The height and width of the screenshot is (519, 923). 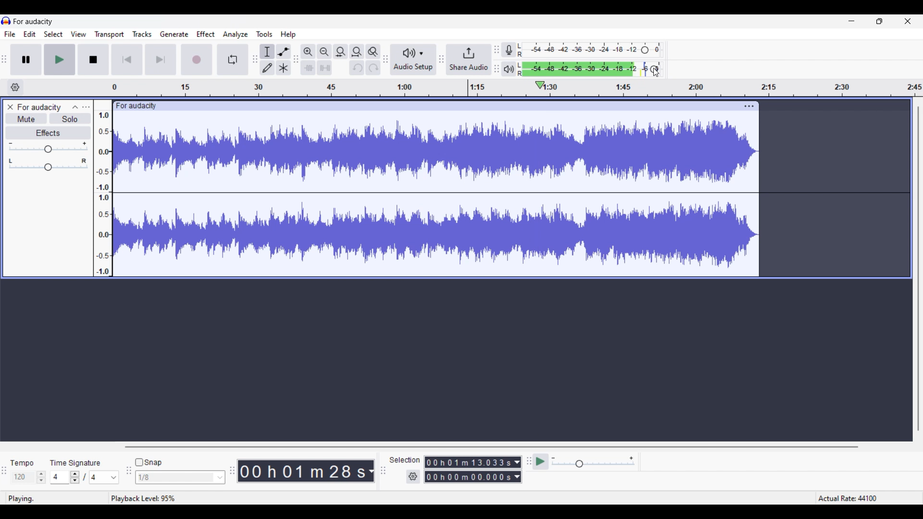 What do you see at coordinates (30, 34) in the screenshot?
I see `Edit menu` at bounding box center [30, 34].